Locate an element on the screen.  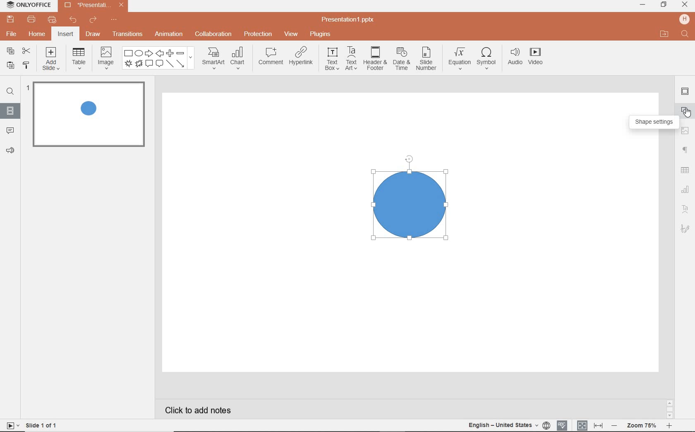
chart is located at coordinates (685, 190).